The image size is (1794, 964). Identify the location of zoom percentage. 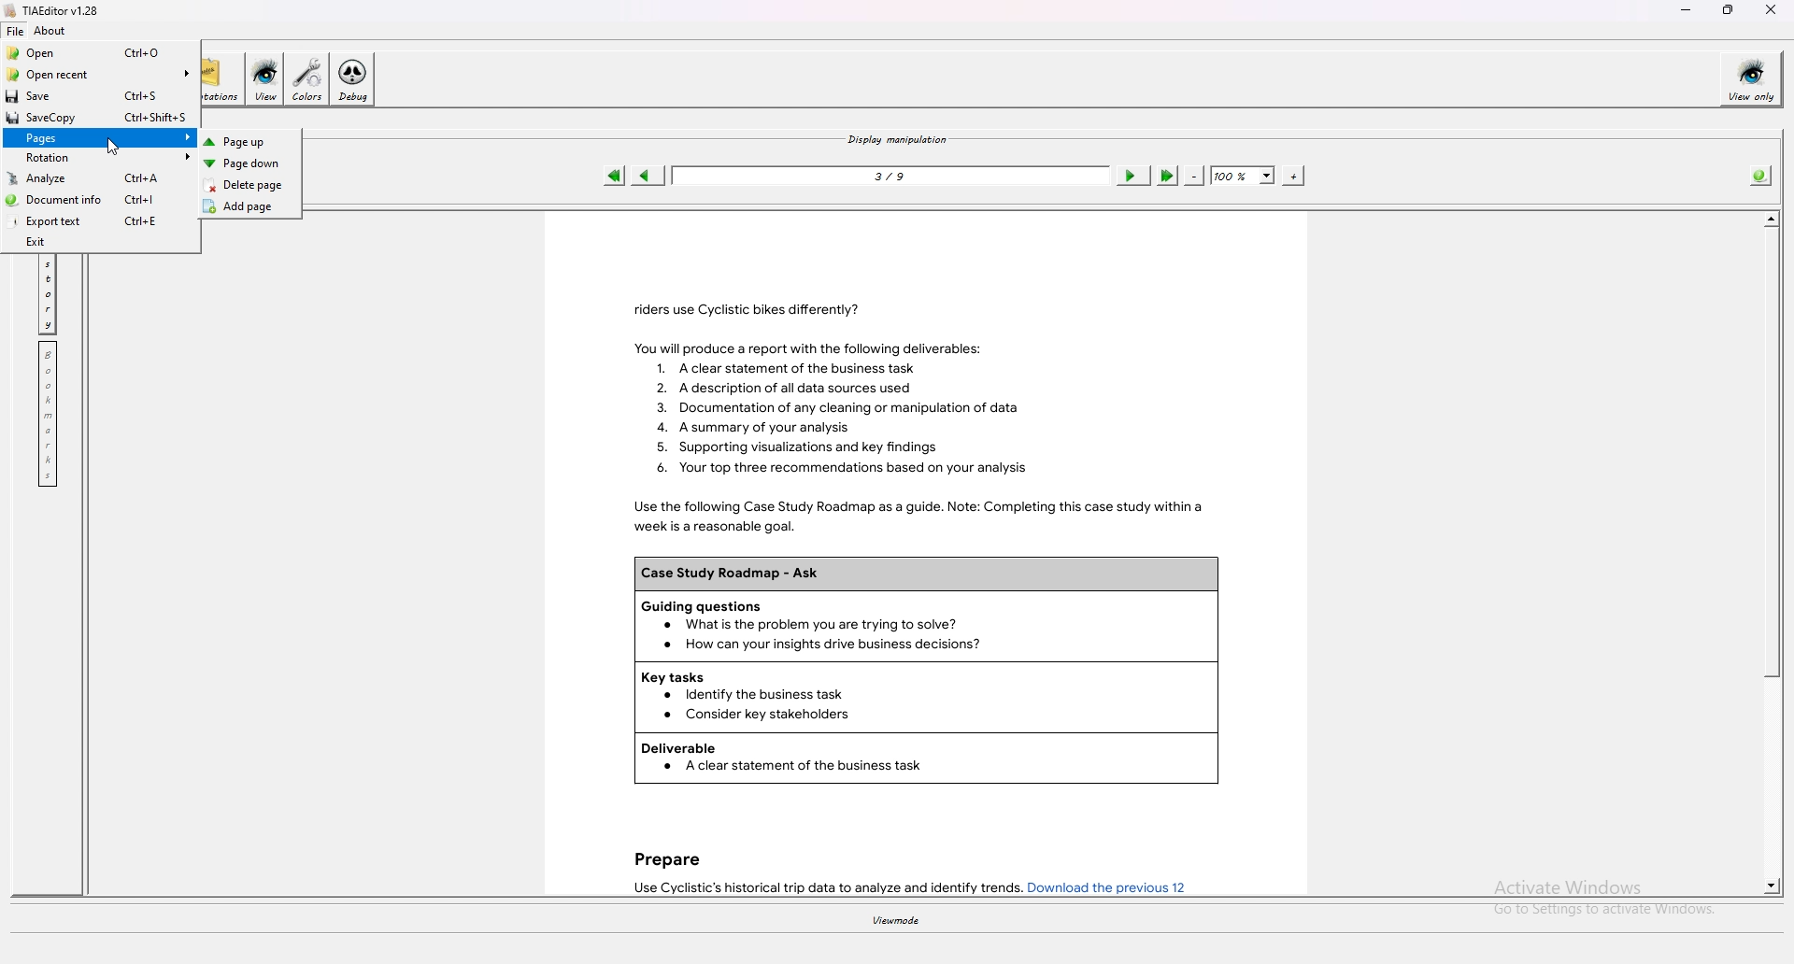
(1243, 176).